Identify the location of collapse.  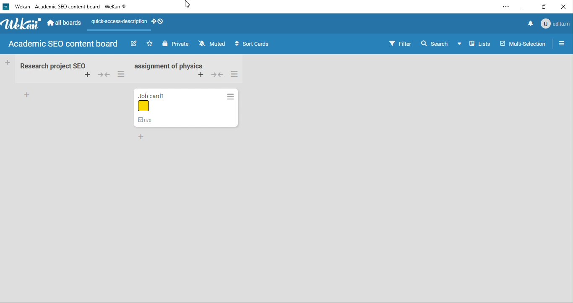
(219, 76).